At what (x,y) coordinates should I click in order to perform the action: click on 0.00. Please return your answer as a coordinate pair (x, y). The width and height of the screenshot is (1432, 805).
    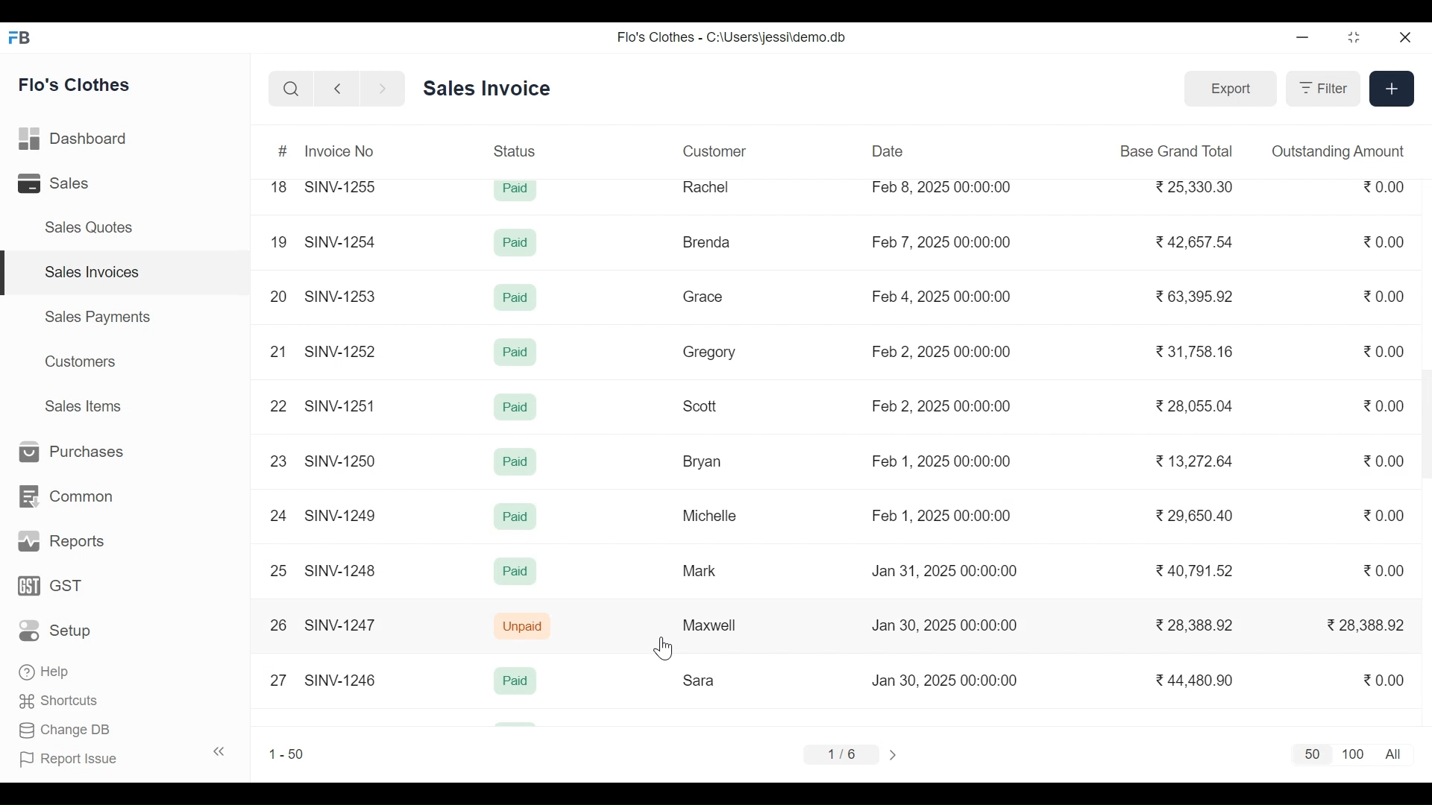
    Looking at the image, I should click on (1386, 461).